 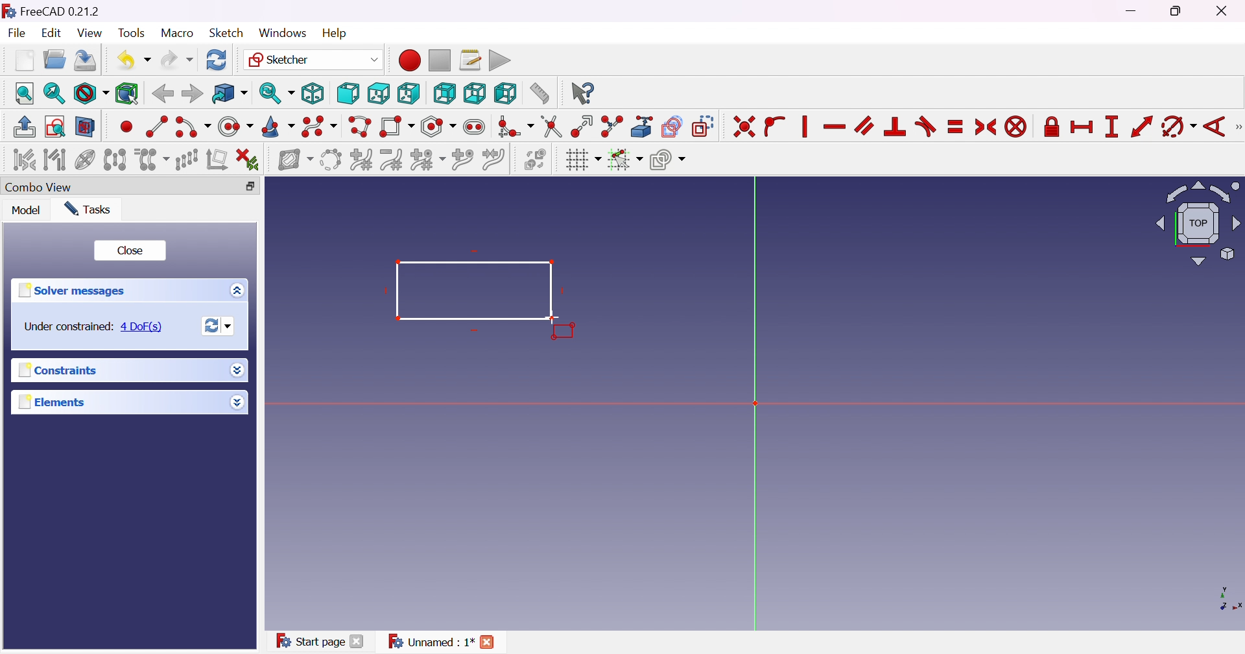 What do you see at coordinates (1178, 12) in the screenshot?
I see `Restore Down` at bounding box center [1178, 12].